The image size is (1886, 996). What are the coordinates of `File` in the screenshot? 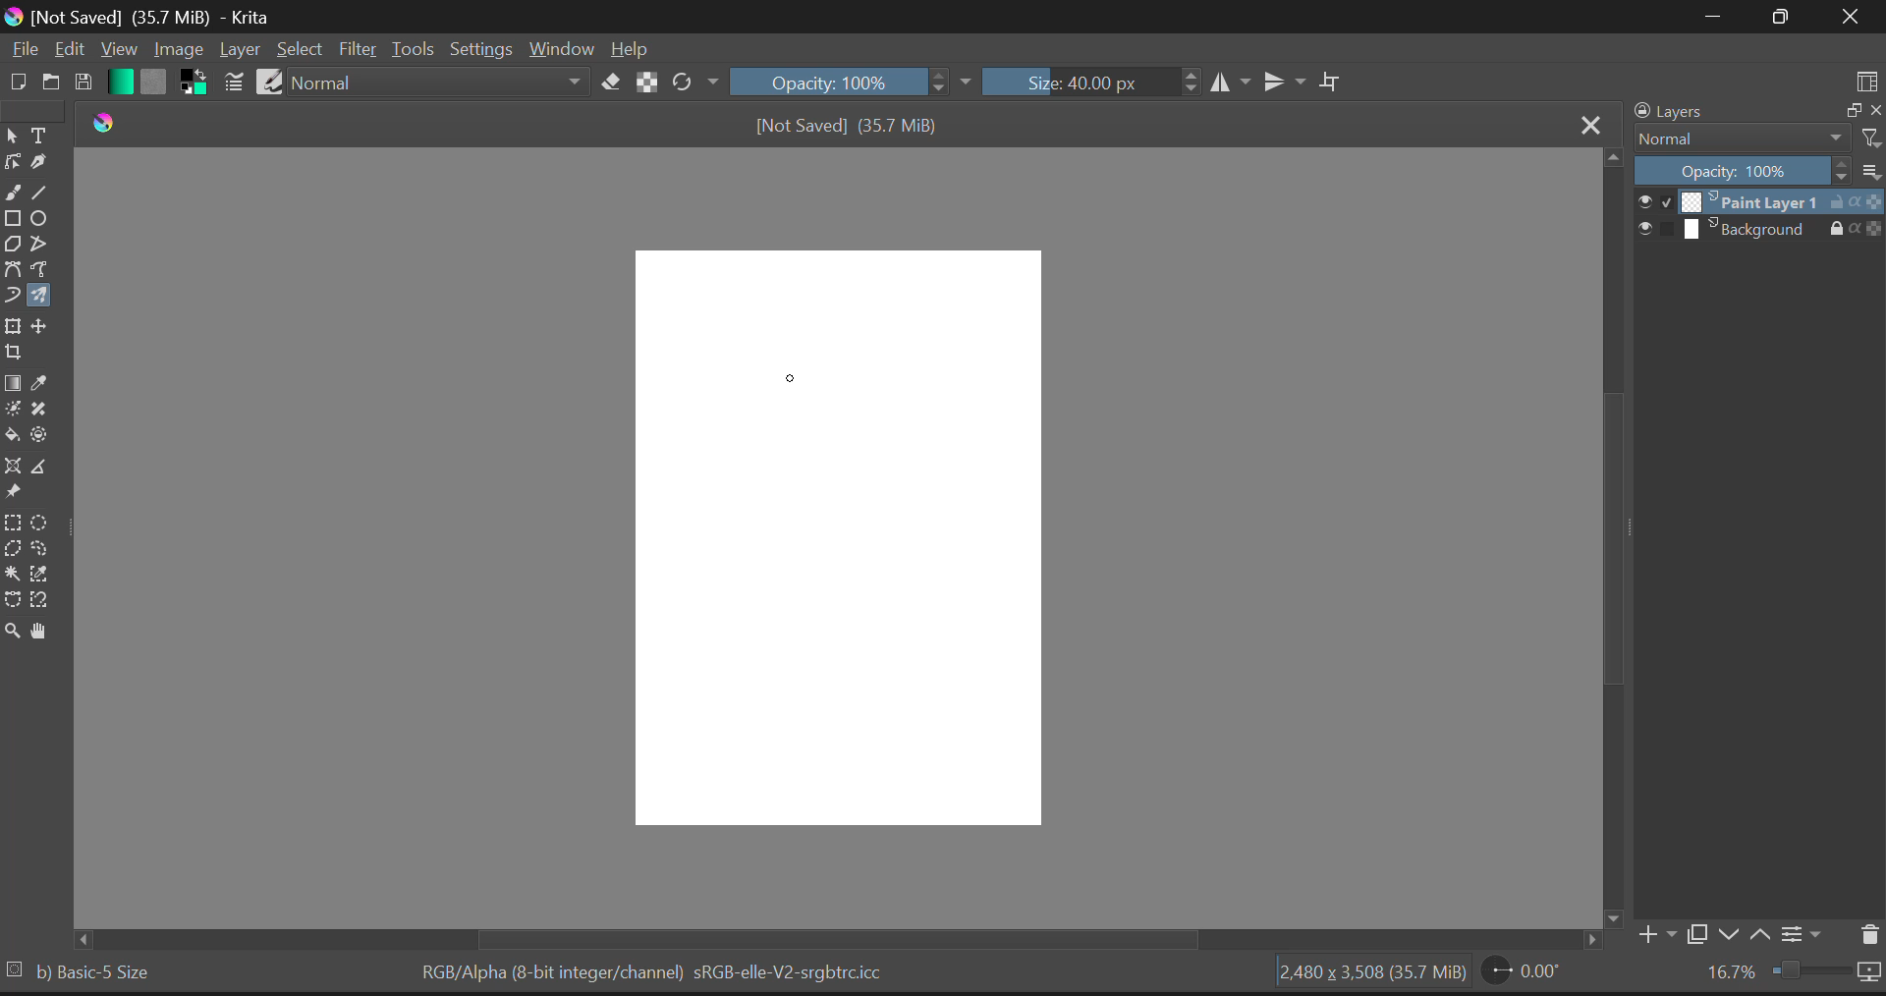 It's located at (23, 52).